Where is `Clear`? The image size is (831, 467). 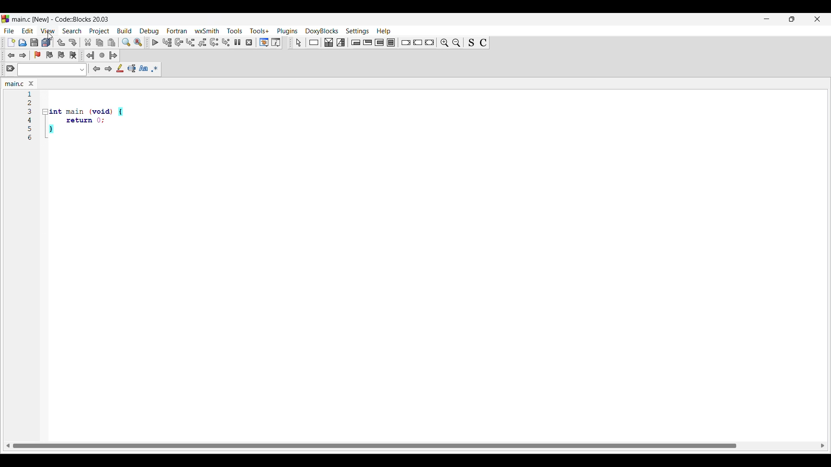 Clear is located at coordinates (10, 68).